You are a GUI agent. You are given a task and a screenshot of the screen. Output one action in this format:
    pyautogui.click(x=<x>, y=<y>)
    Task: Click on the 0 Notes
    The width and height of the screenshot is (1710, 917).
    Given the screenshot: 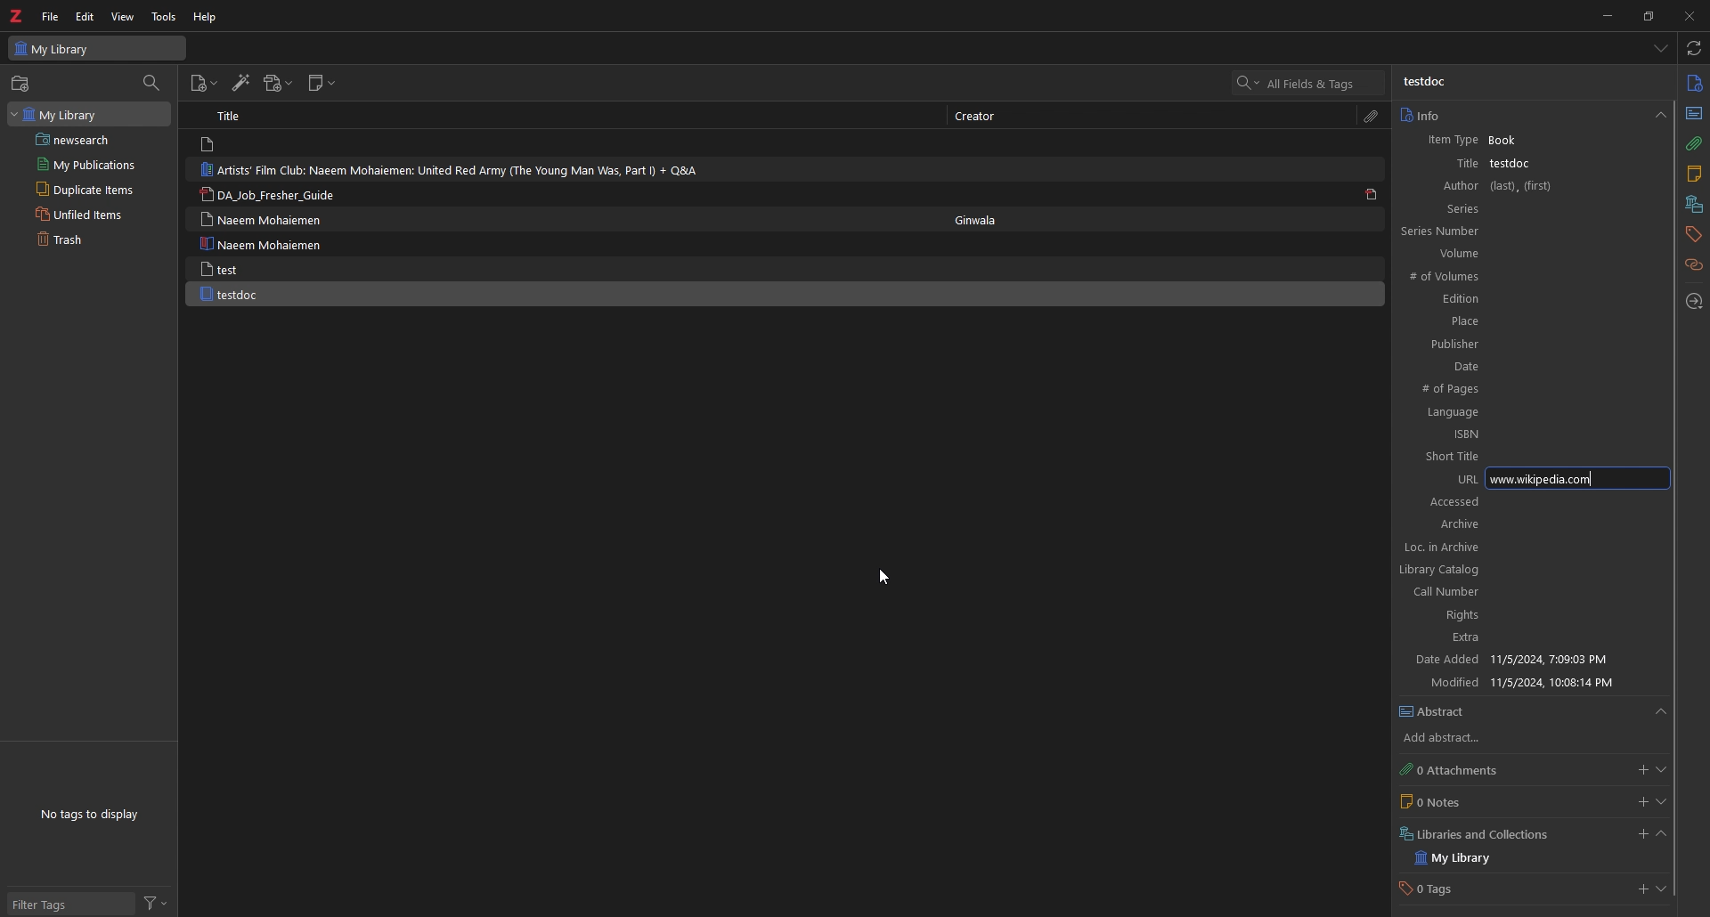 What is the action you would take?
    pyautogui.click(x=1446, y=802)
    